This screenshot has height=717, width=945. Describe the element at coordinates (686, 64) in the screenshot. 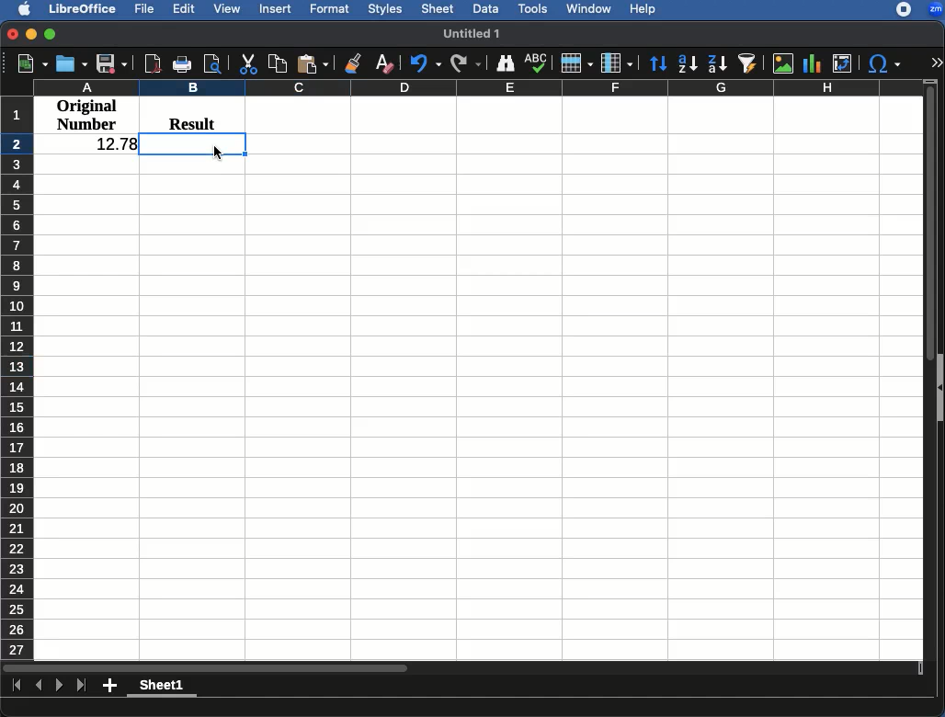

I see `Ascending` at that location.